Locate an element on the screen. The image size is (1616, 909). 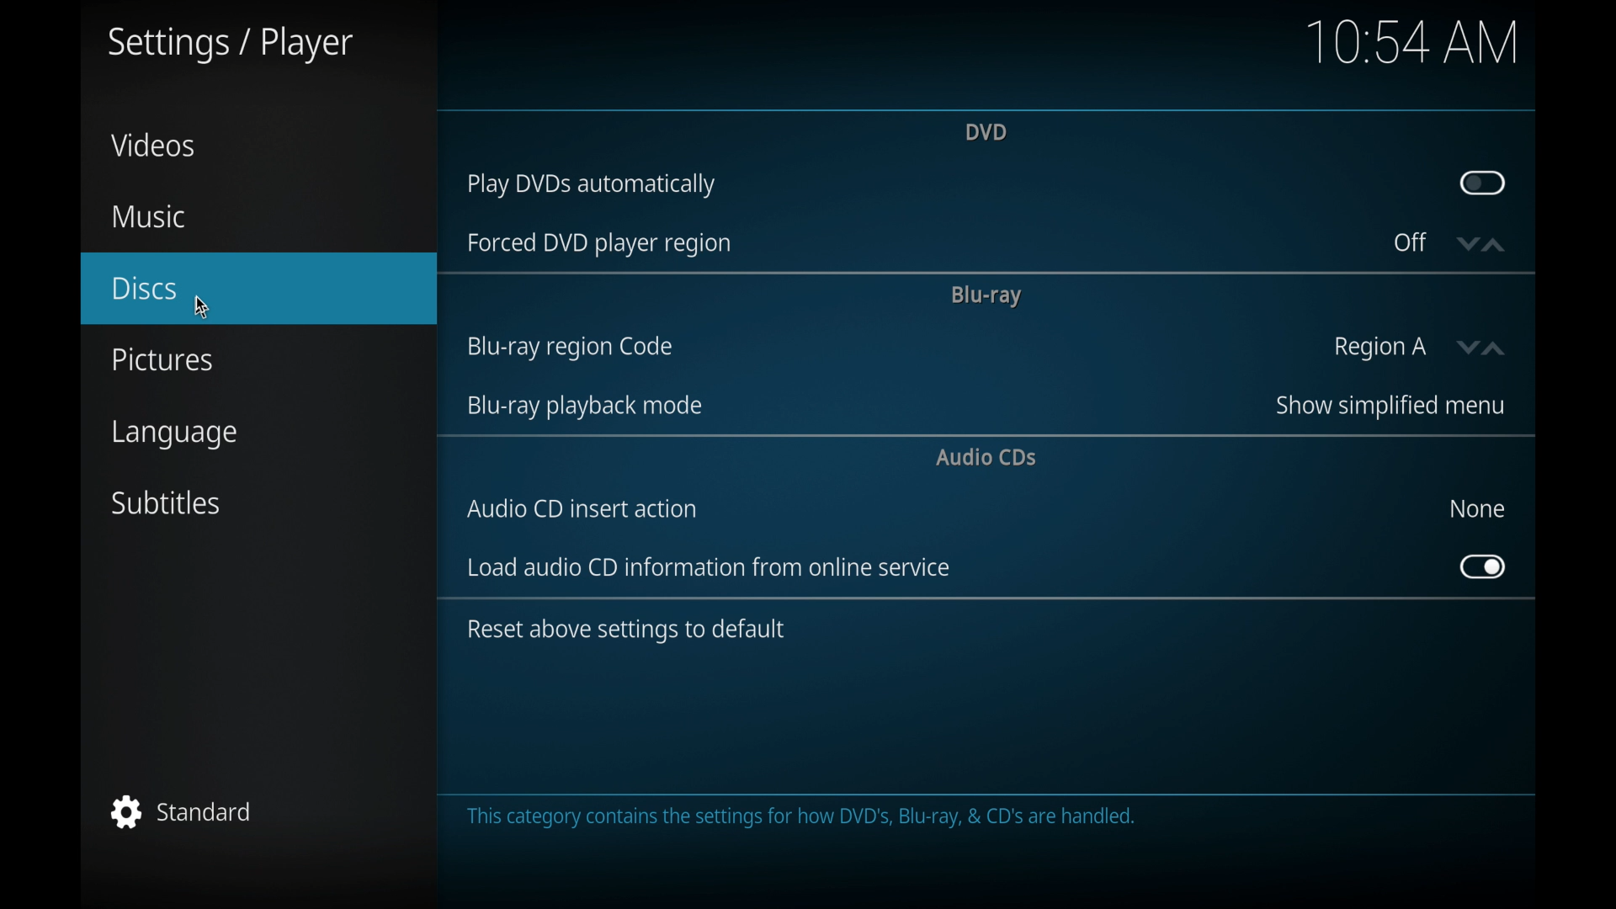
pictures is located at coordinates (162, 360).